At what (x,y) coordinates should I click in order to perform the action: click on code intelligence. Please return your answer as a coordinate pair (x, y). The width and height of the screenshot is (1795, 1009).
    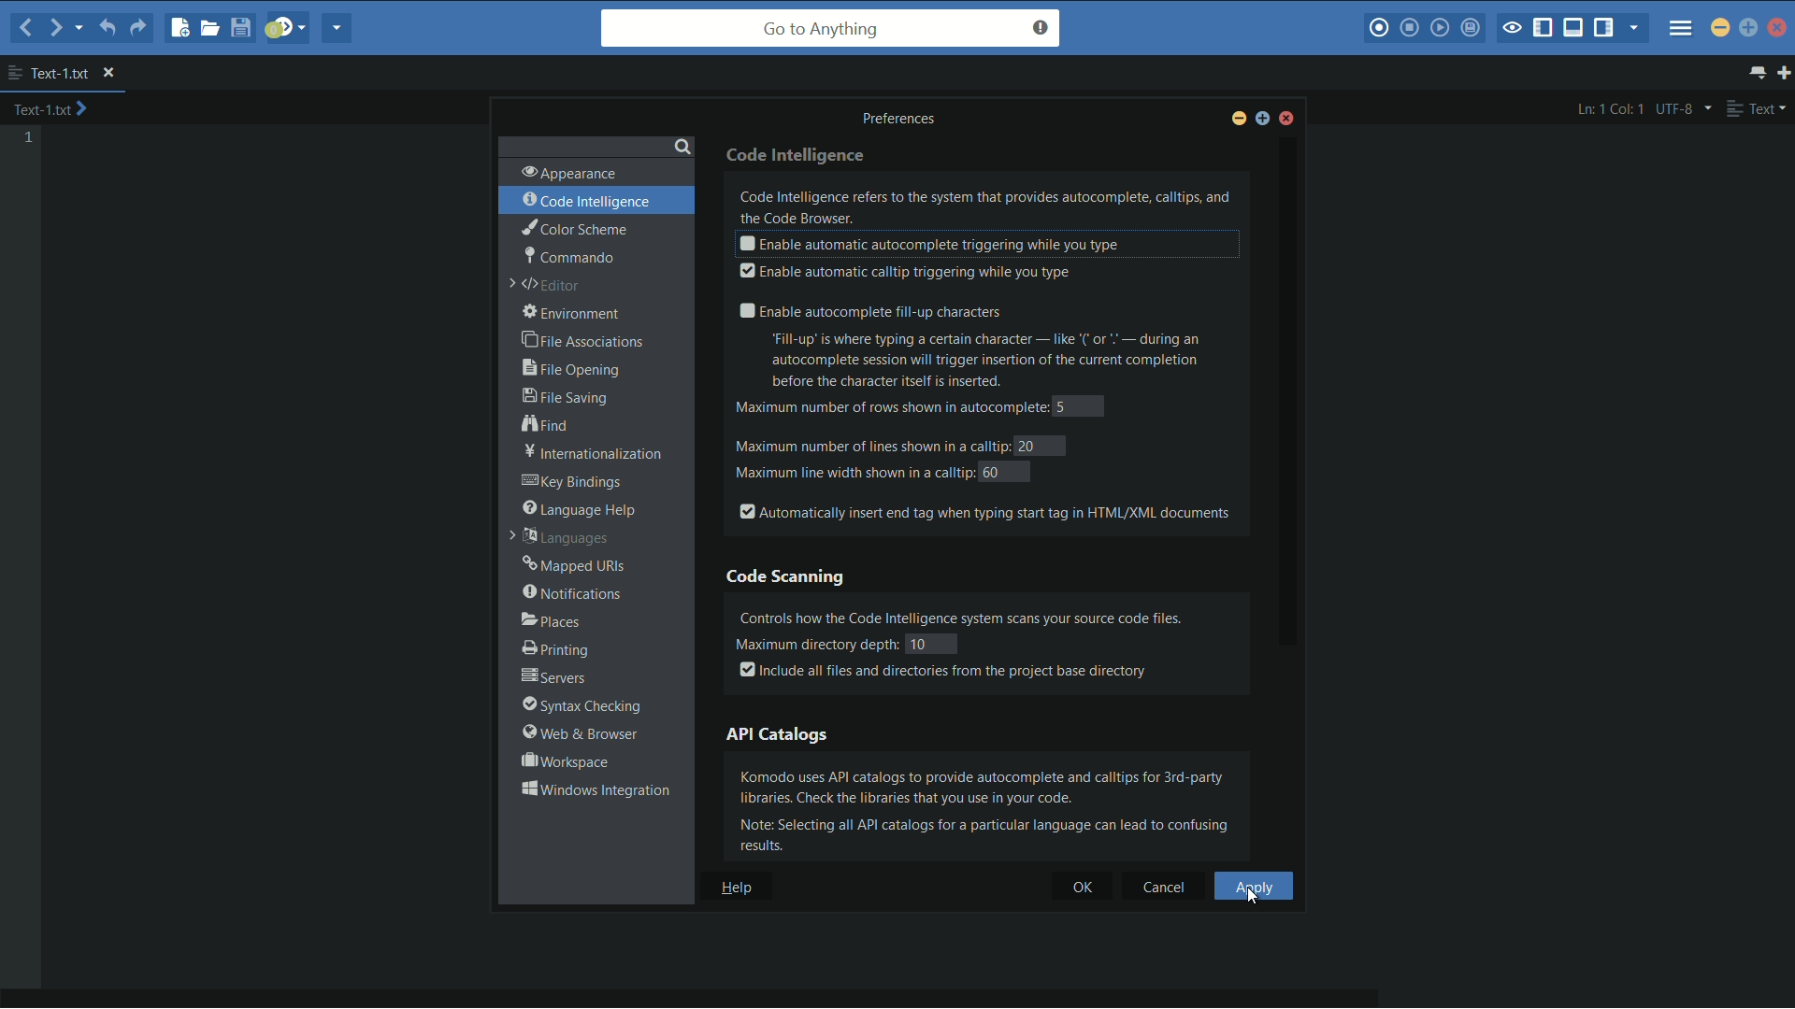
    Looking at the image, I should click on (799, 153).